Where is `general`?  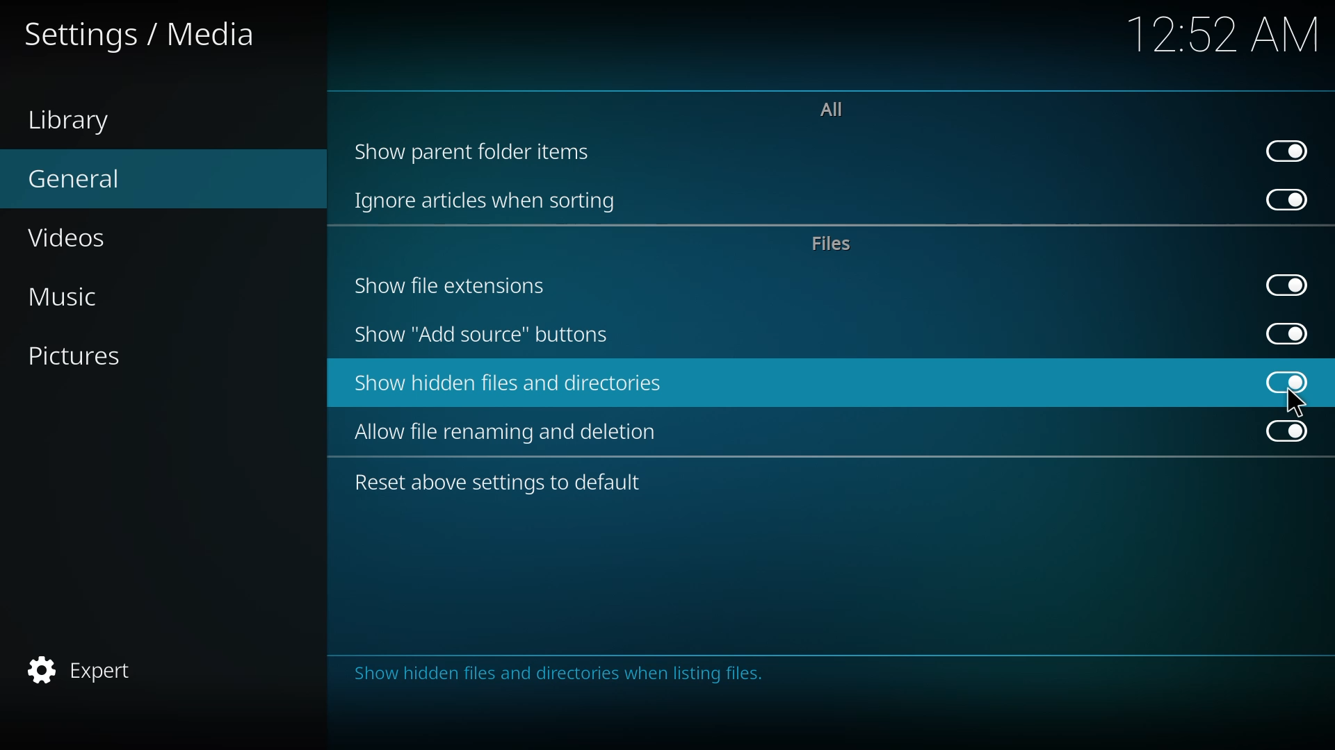
general is located at coordinates (83, 180).